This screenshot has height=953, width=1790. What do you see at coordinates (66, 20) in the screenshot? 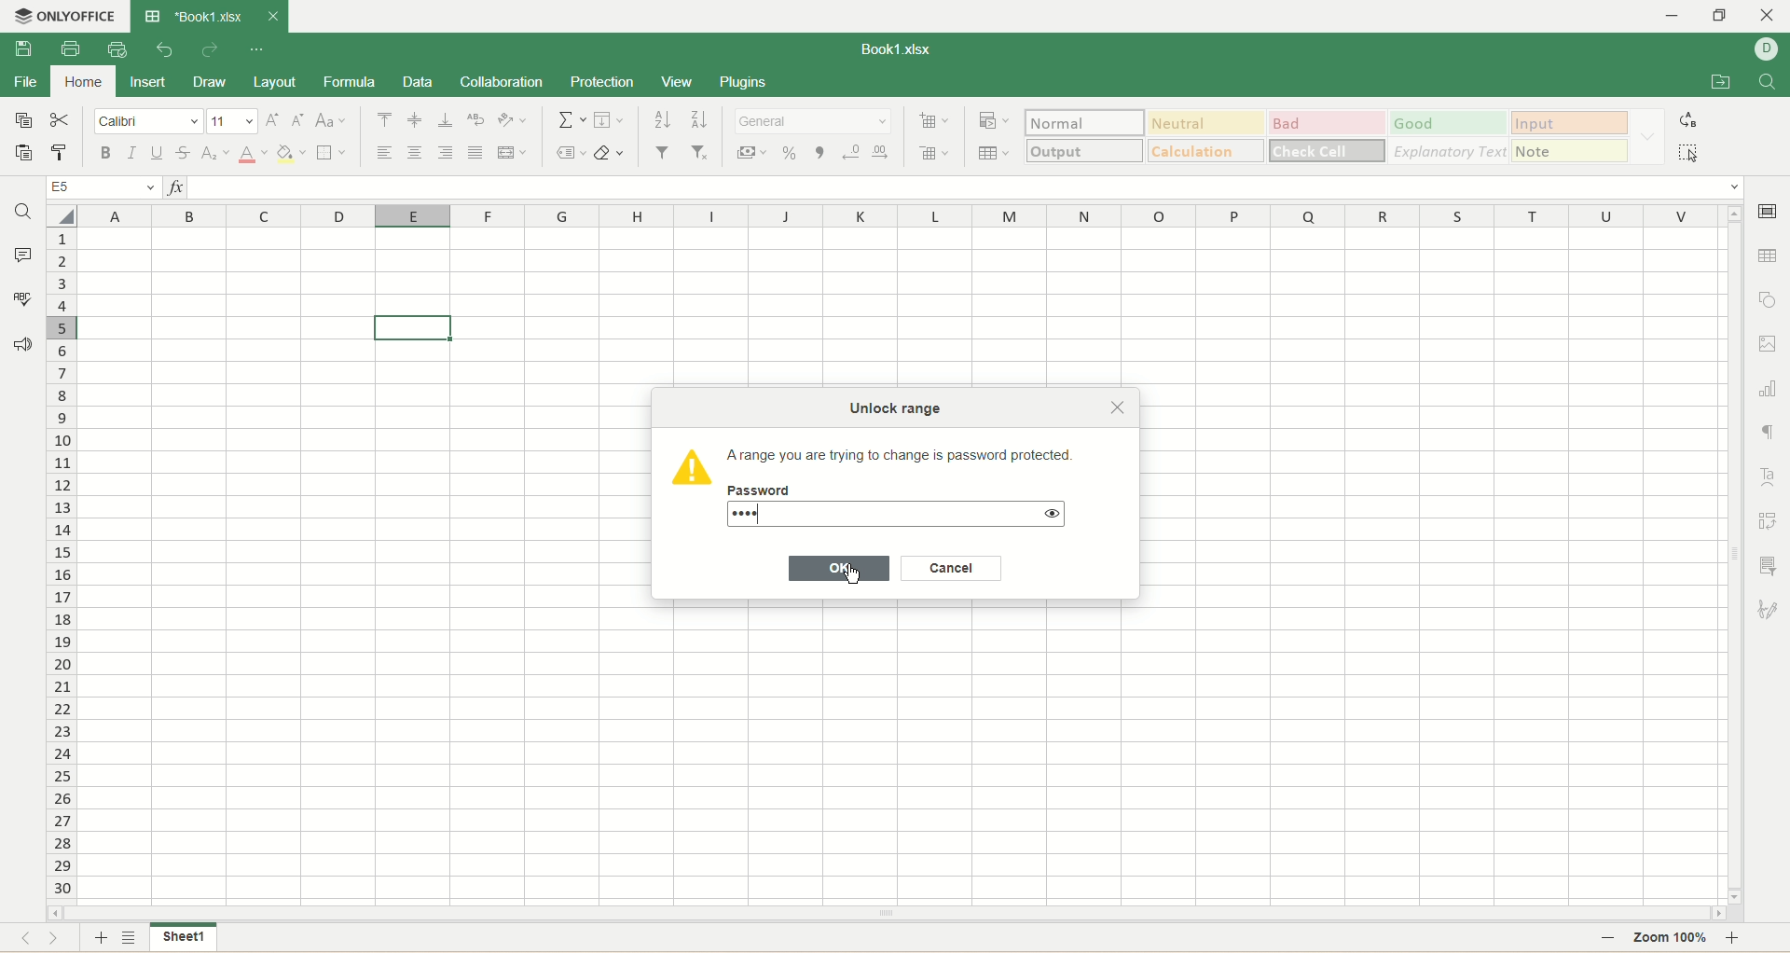
I see `onlyoffice` at bounding box center [66, 20].